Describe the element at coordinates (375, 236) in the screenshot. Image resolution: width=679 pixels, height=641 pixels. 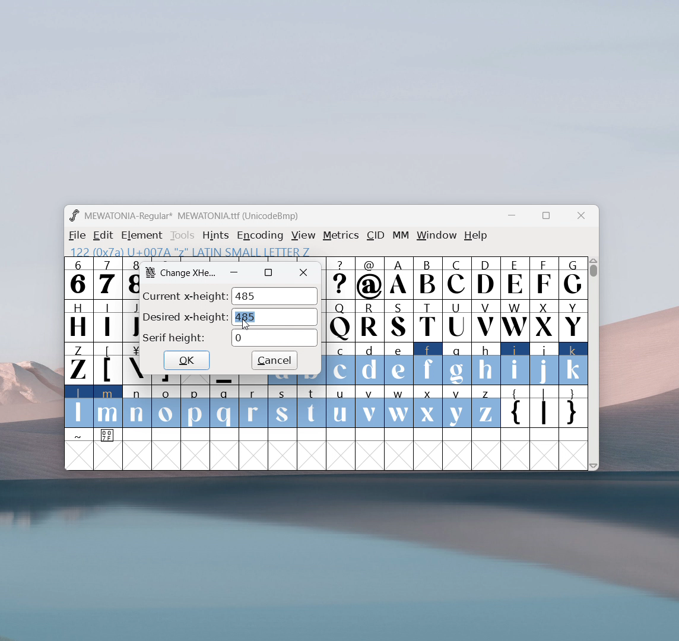
I see `cid` at that location.